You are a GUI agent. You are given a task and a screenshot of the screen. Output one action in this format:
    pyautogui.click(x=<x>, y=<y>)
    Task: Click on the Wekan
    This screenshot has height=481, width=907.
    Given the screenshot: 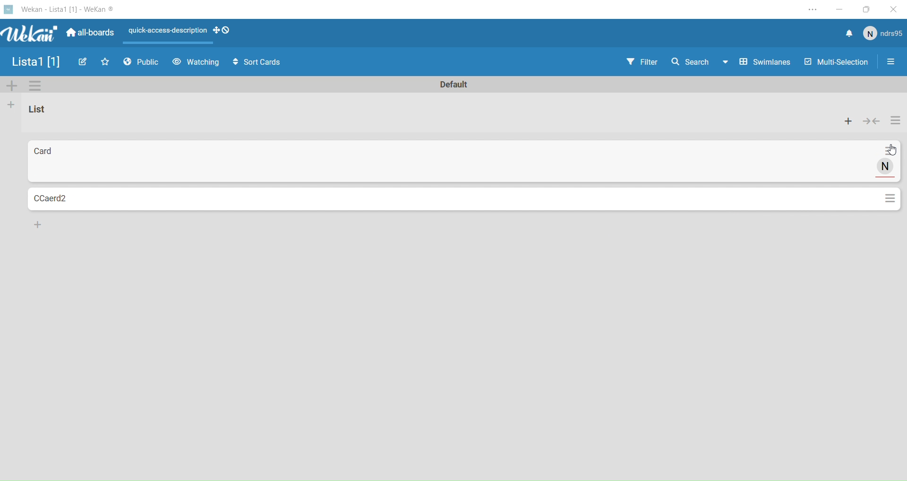 What is the action you would take?
    pyautogui.click(x=31, y=36)
    